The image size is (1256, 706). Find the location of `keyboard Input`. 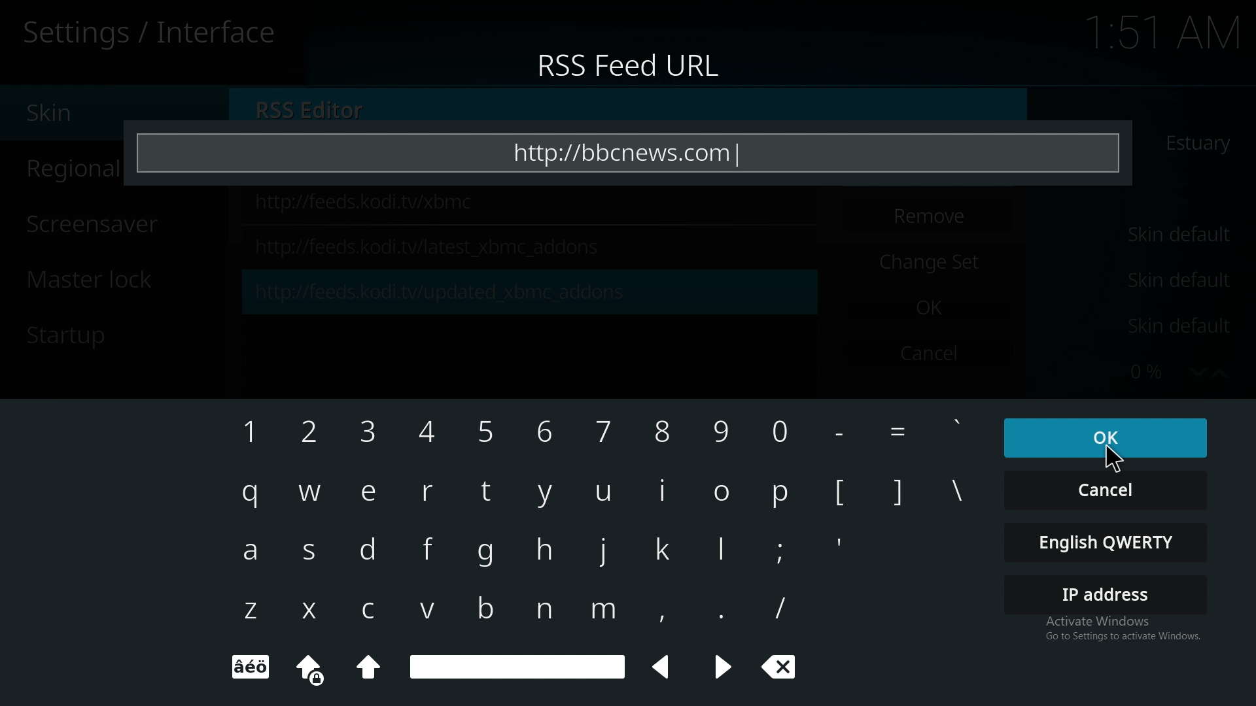

keyboard Input is located at coordinates (780, 551).